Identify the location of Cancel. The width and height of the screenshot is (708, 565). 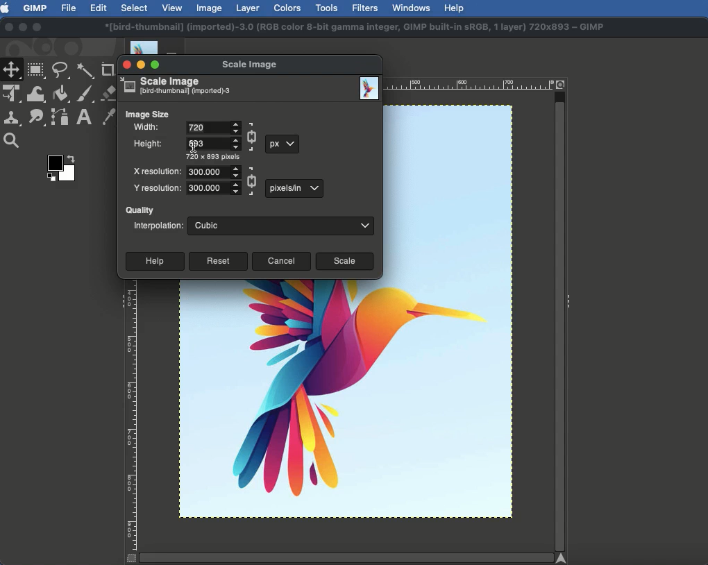
(280, 262).